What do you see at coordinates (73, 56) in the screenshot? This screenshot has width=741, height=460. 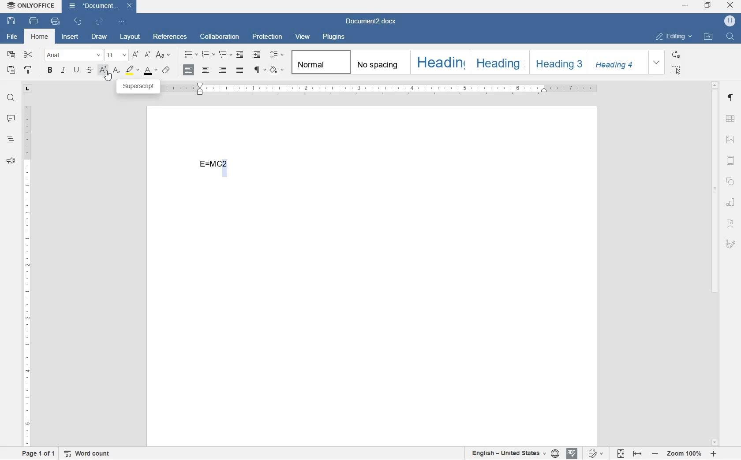 I see `font name` at bounding box center [73, 56].